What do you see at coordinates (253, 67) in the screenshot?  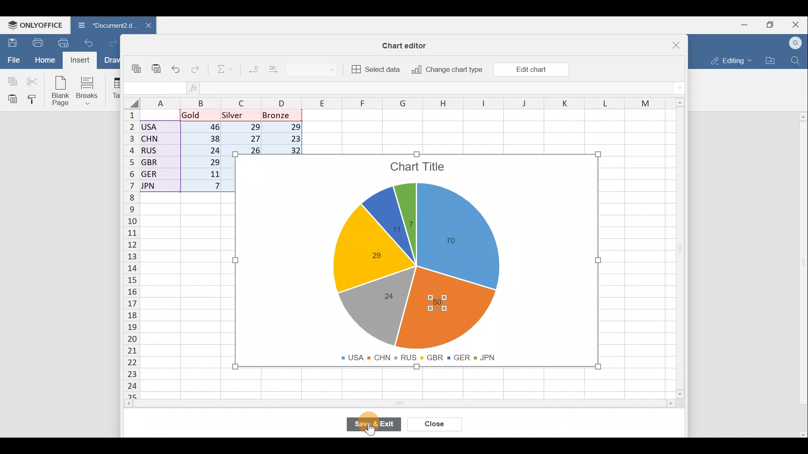 I see `Decrease decimal` at bounding box center [253, 67].